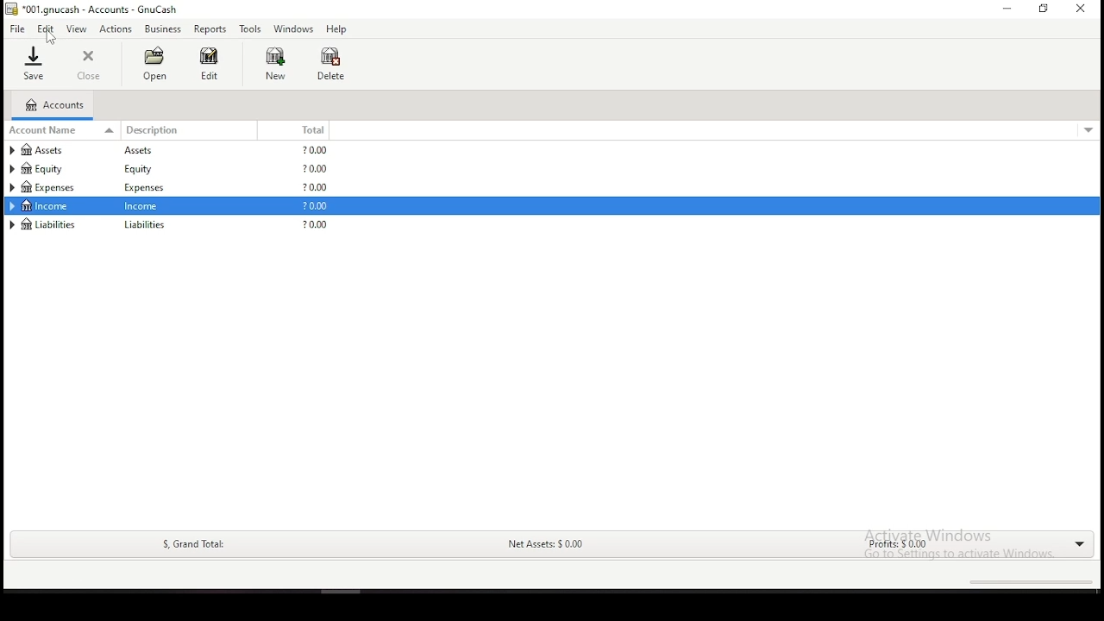 The image size is (1104, 621). What do you see at coordinates (45, 224) in the screenshot?
I see `liabilities` at bounding box center [45, 224].